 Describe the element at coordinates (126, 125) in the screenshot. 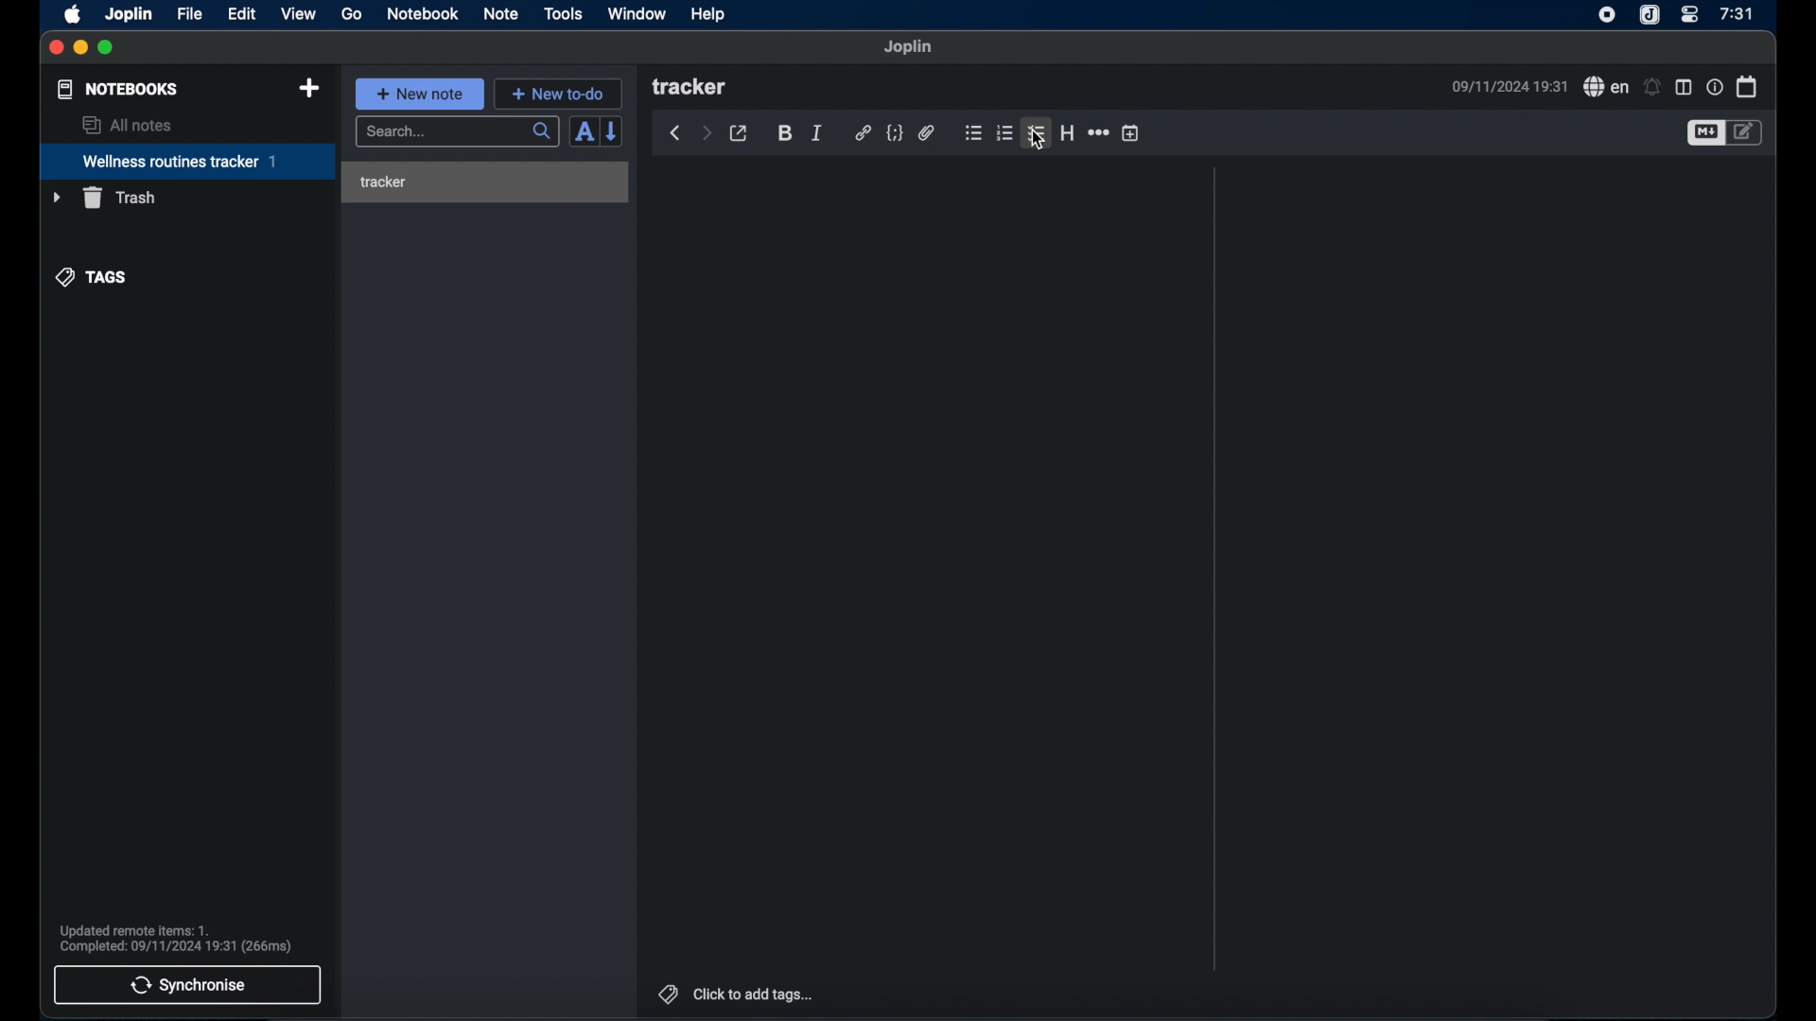

I see `all notes` at that location.